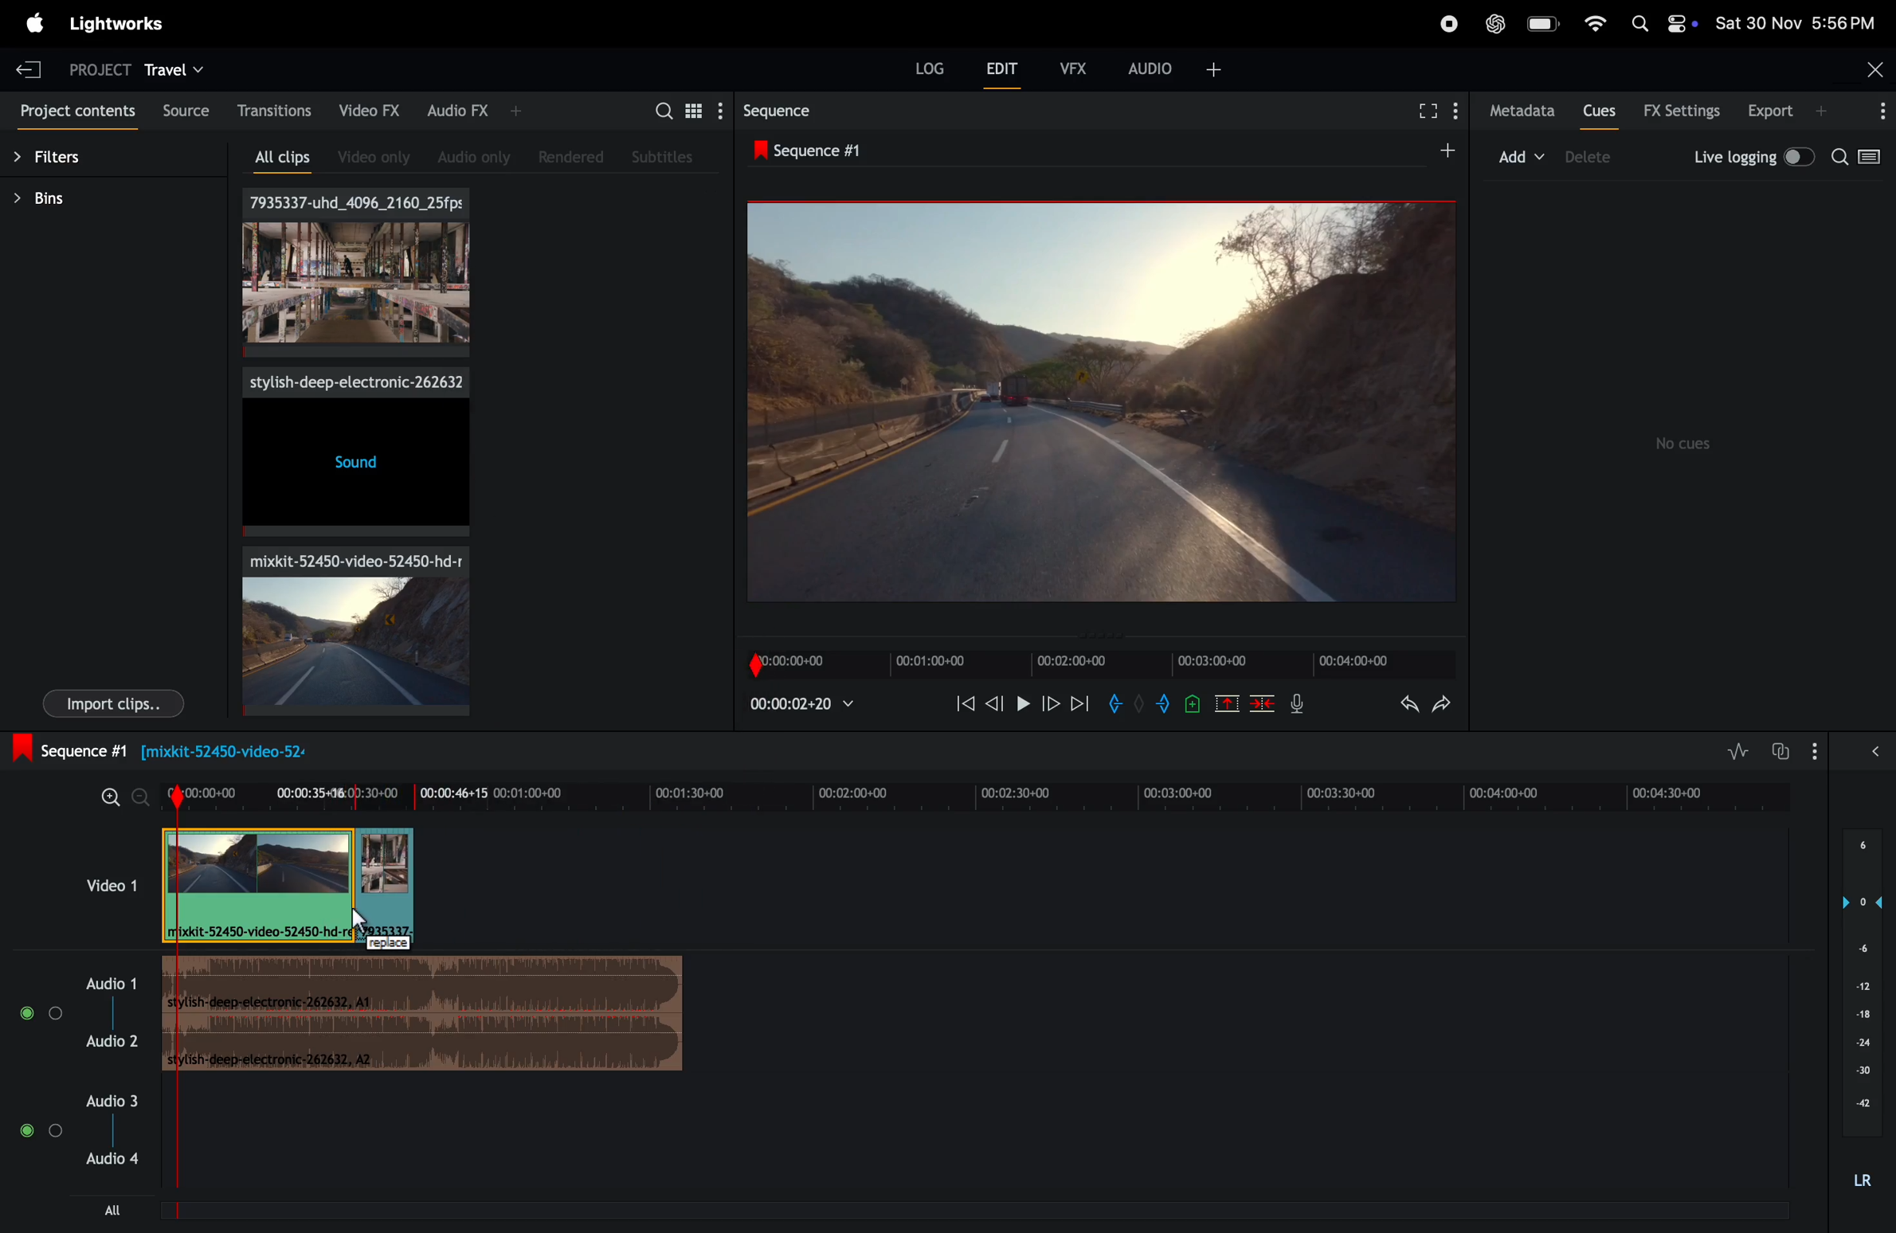  I want to click on options, so click(1850, 750).